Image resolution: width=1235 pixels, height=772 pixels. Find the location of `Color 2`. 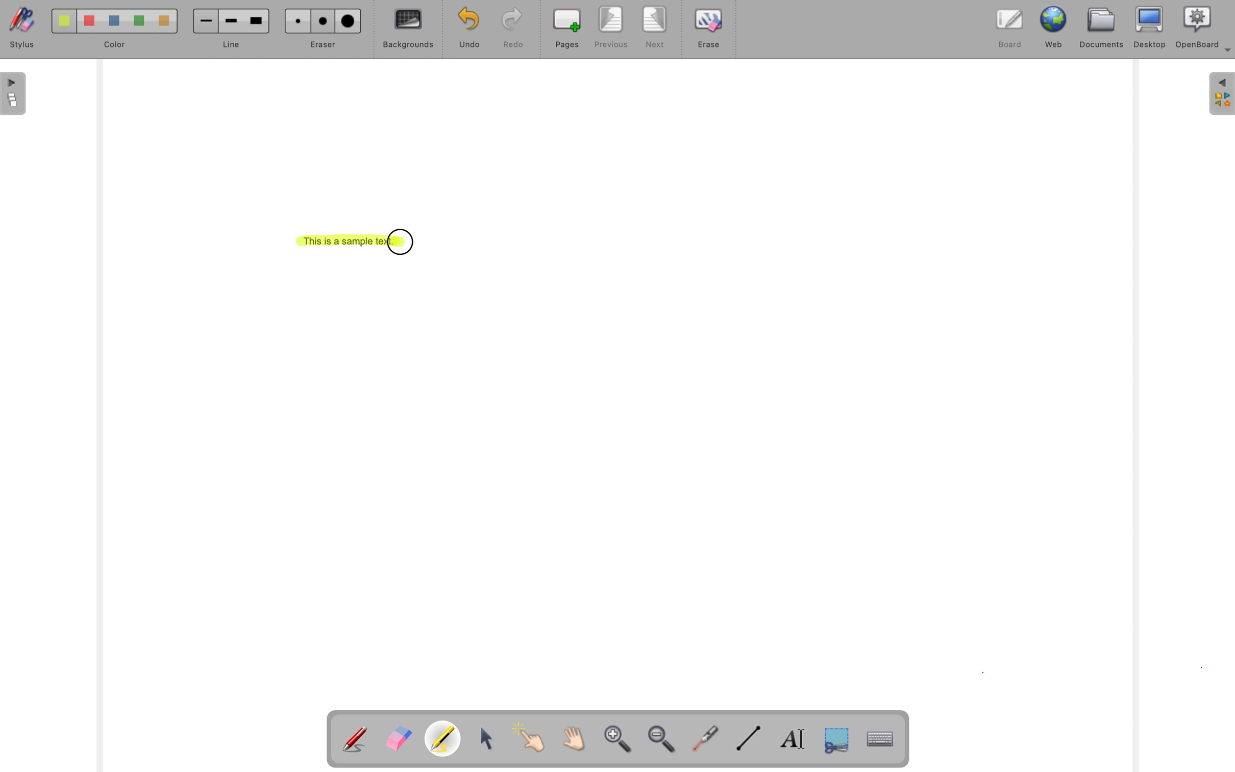

Color 2 is located at coordinates (89, 21).